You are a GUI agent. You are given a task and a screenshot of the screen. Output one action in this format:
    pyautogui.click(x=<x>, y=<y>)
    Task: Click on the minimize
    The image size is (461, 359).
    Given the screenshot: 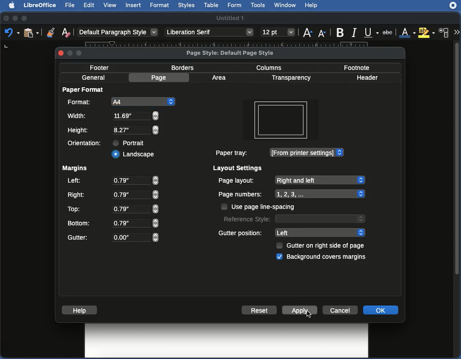 What is the action you would take?
    pyautogui.click(x=69, y=54)
    